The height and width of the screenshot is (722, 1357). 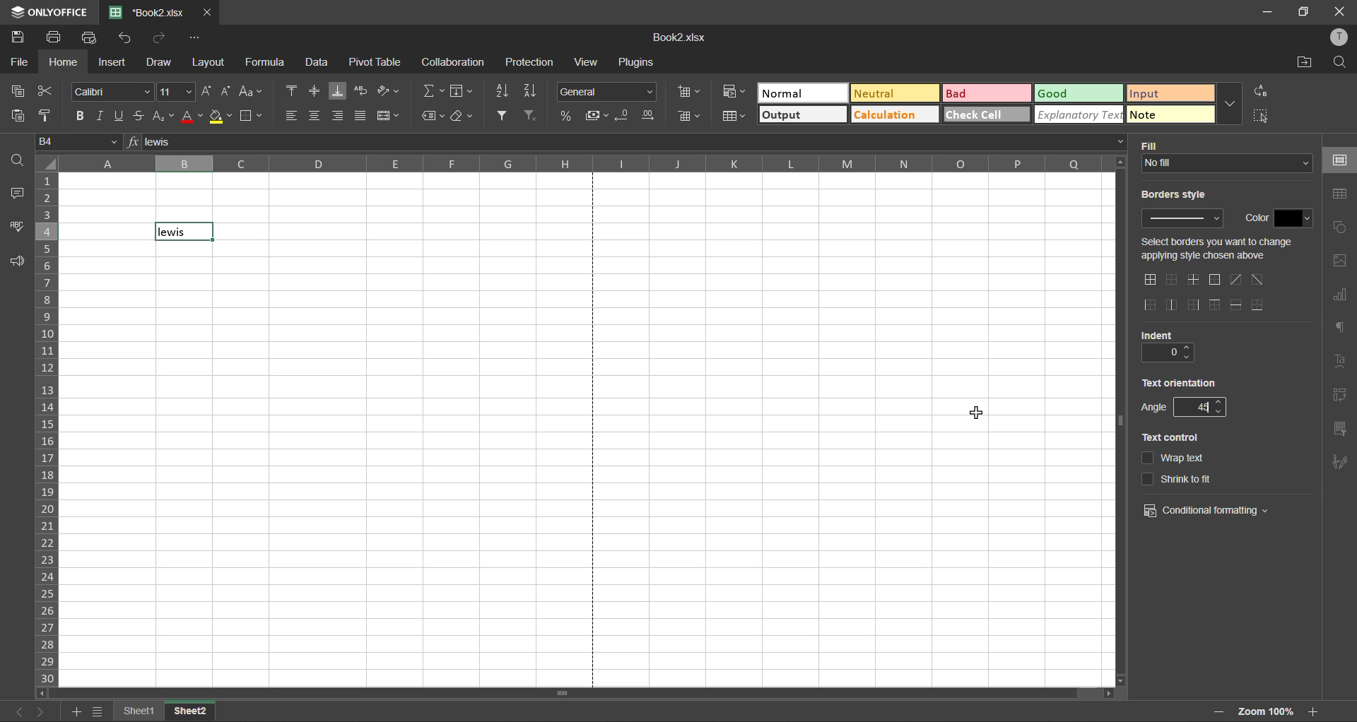 What do you see at coordinates (266, 63) in the screenshot?
I see `formula` at bounding box center [266, 63].